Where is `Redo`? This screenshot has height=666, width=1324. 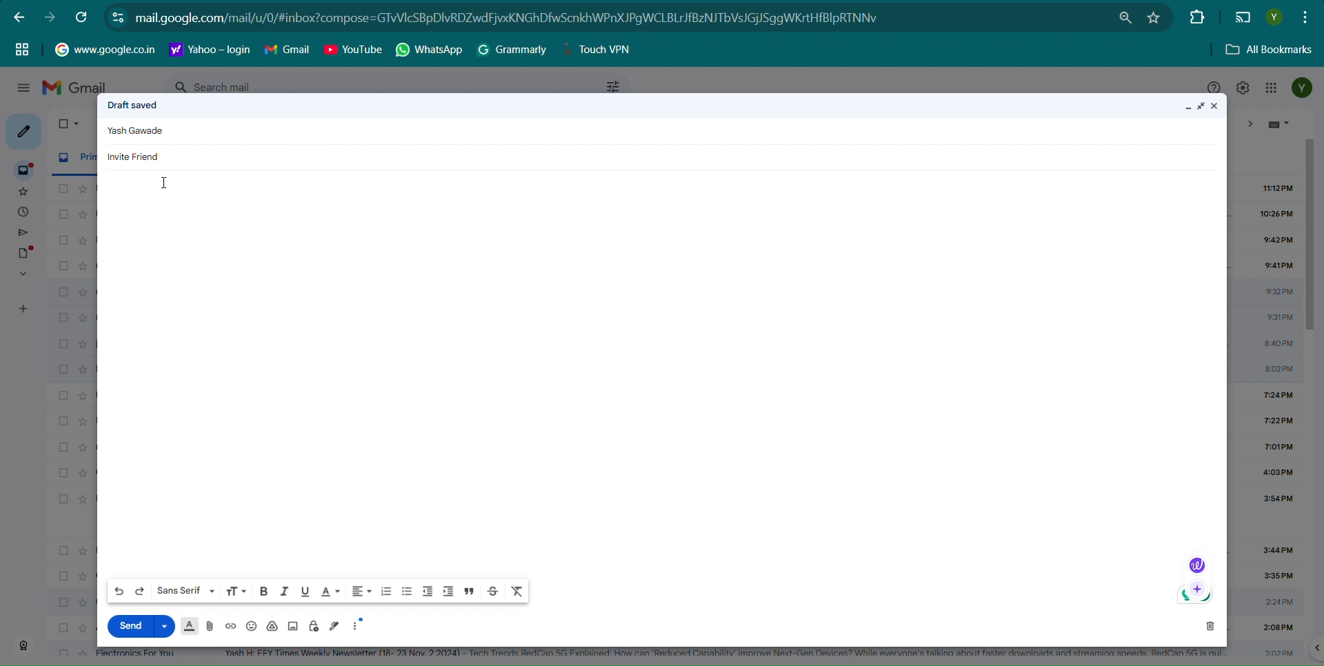 Redo is located at coordinates (140, 591).